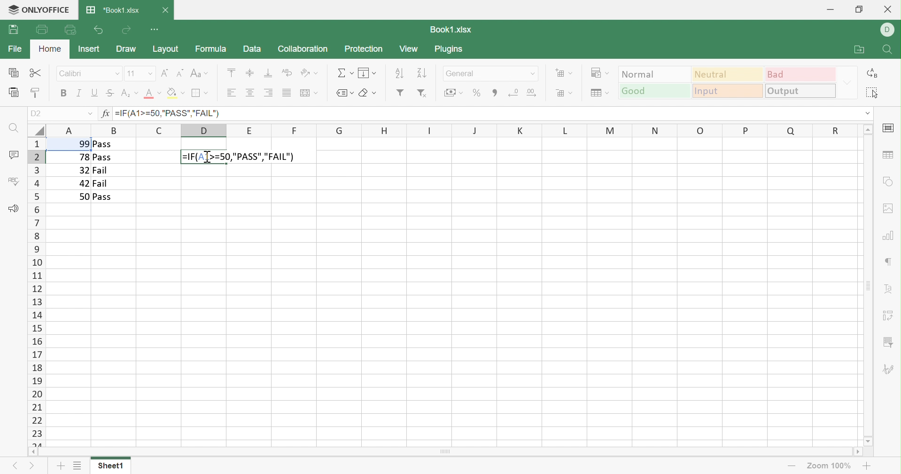  What do you see at coordinates (82, 170) in the screenshot?
I see `32` at bounding box center [82, 170].